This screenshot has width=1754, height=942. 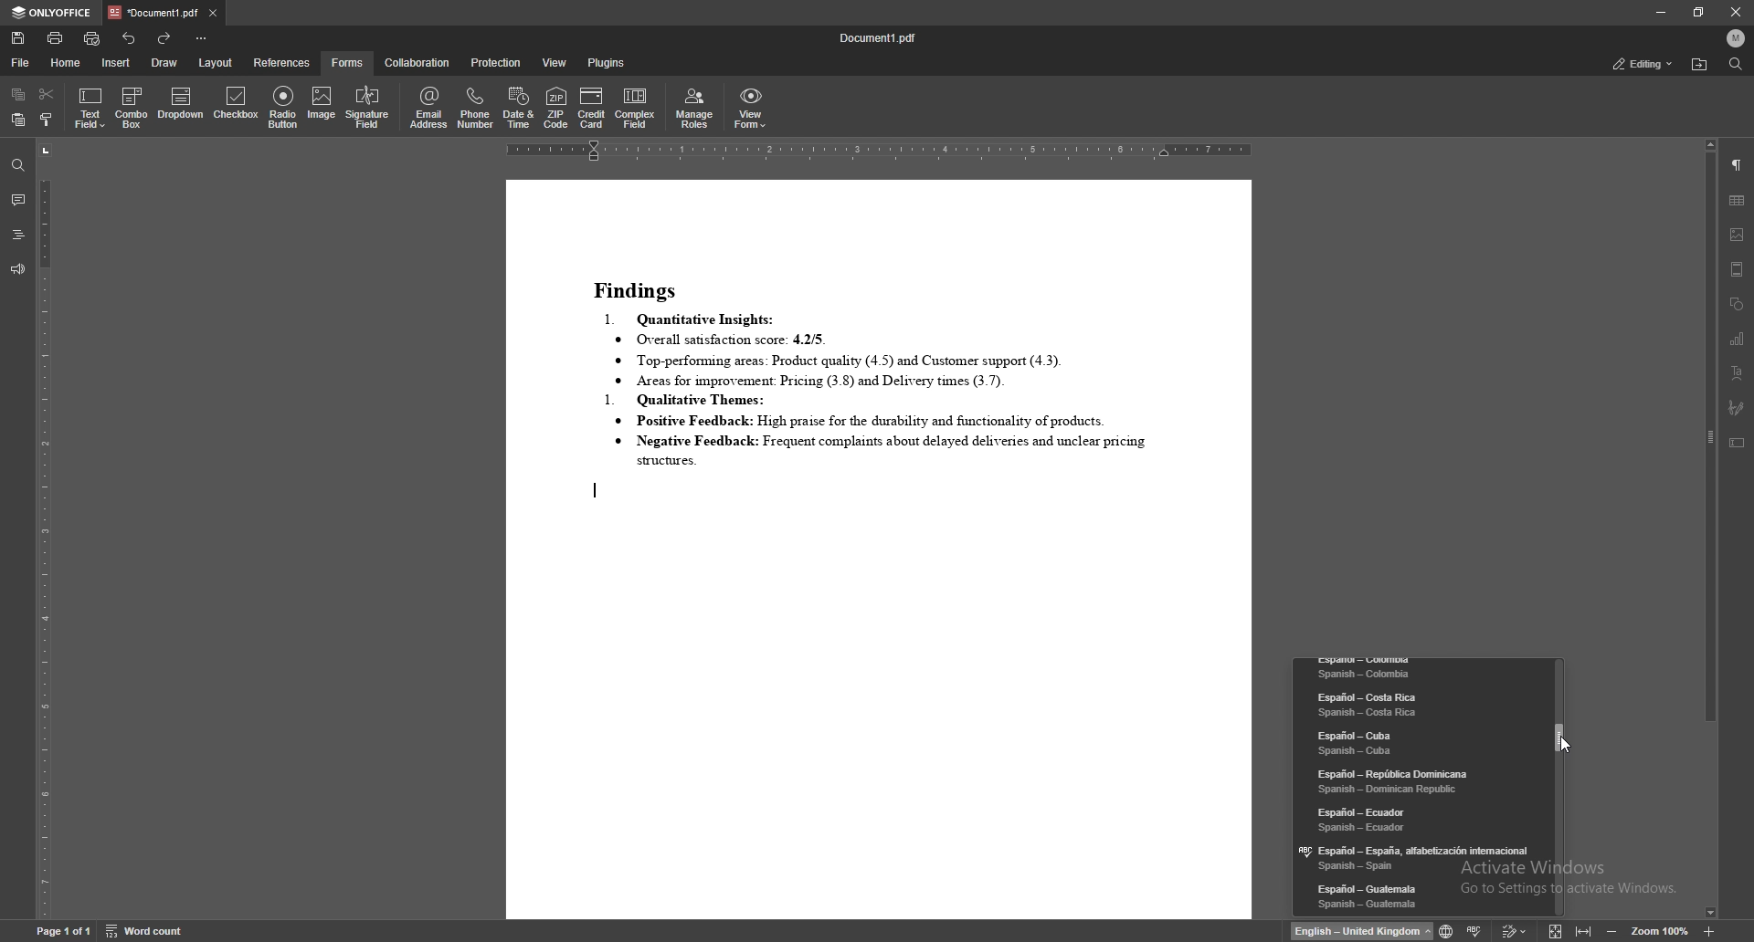 What do you see at coordinates (236, 106) in the screenshot?
I see `checkbox` at bounding box center [236, 106].